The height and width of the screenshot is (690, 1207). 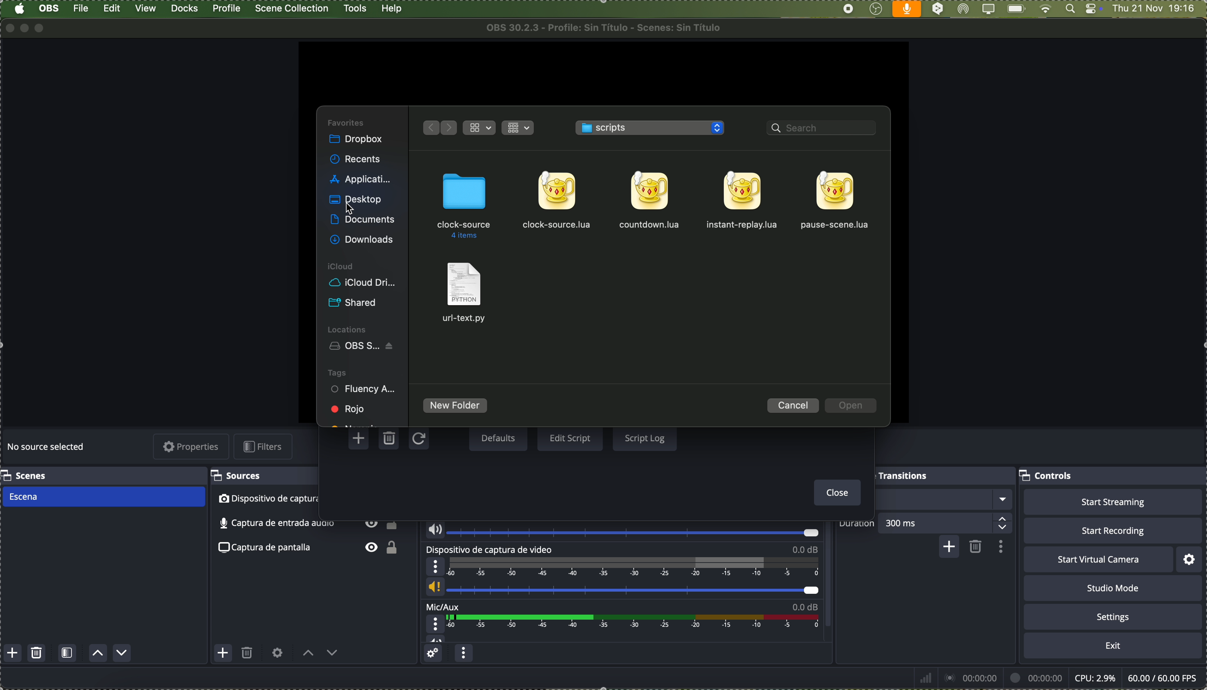 I want to click on screen, so click(x=988, y=9).